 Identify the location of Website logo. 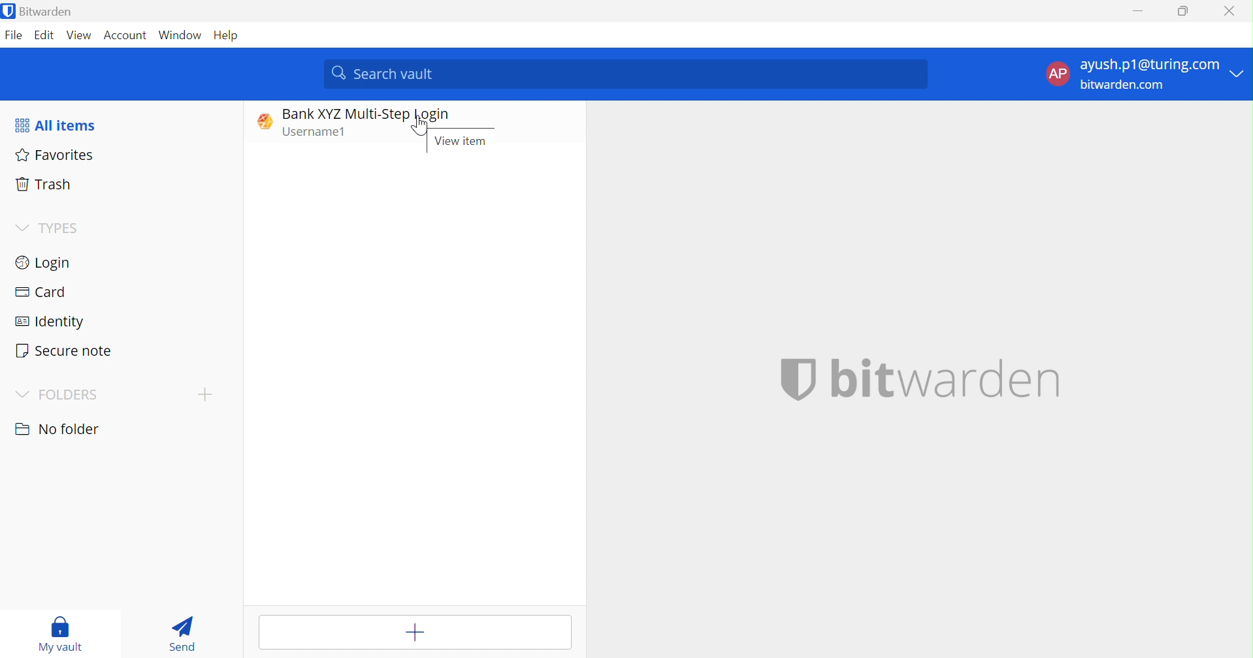
(261, 121).